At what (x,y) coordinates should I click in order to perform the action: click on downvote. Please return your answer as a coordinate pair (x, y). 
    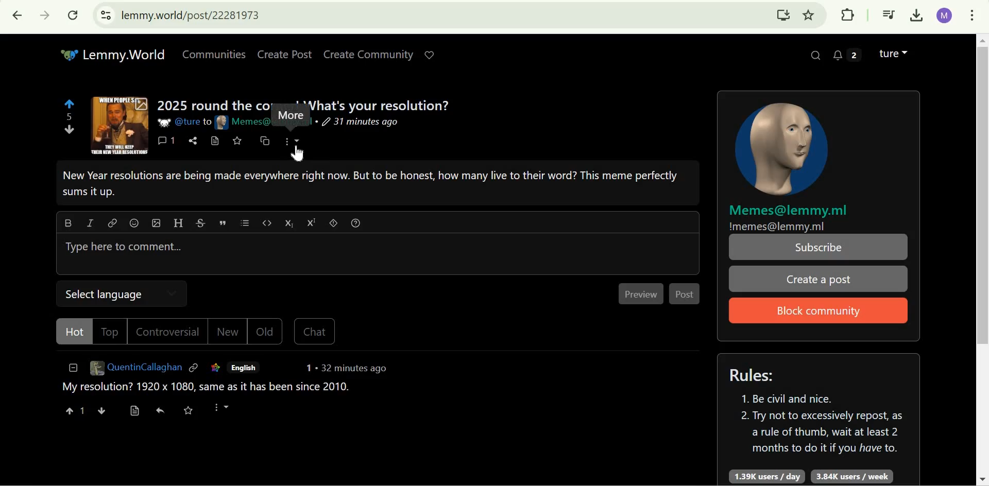
    Looking at the image, I should click on (71, 130).